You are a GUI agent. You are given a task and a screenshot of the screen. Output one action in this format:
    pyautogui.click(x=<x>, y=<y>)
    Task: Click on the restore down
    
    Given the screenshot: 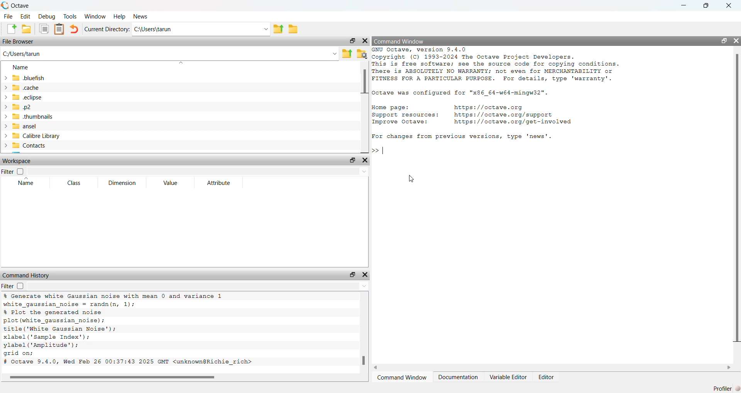 What is the action you would take?
    pyautogui.click(x=726, y=42)
    